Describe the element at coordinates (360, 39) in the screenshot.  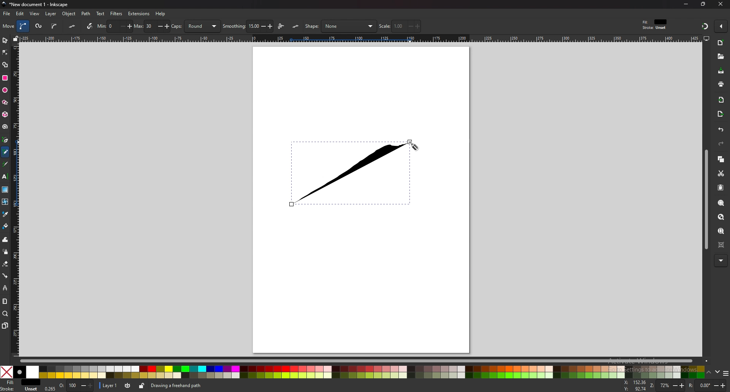
I see `horizontal scale` at that location.